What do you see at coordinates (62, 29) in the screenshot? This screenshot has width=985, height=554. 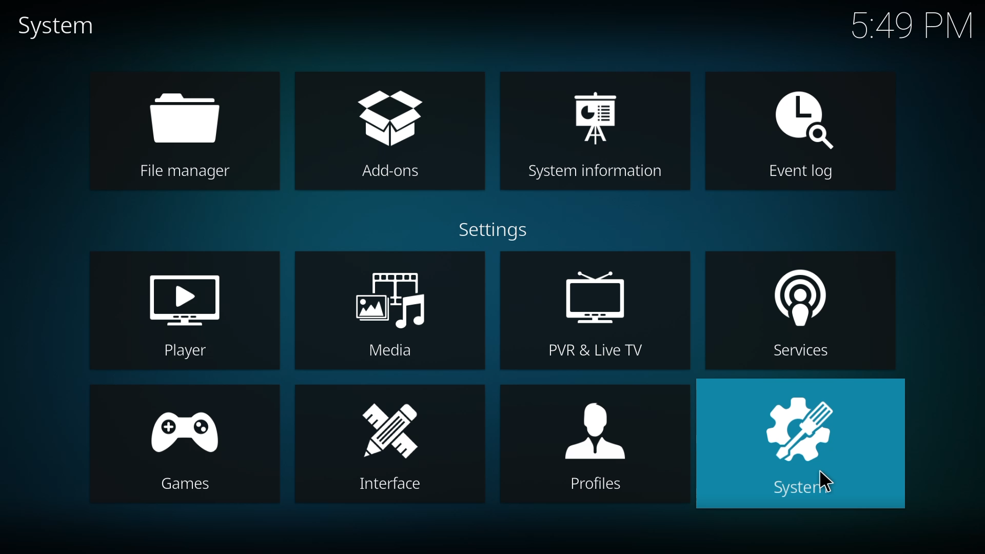 I see `system` at bounding box center [62, 29].